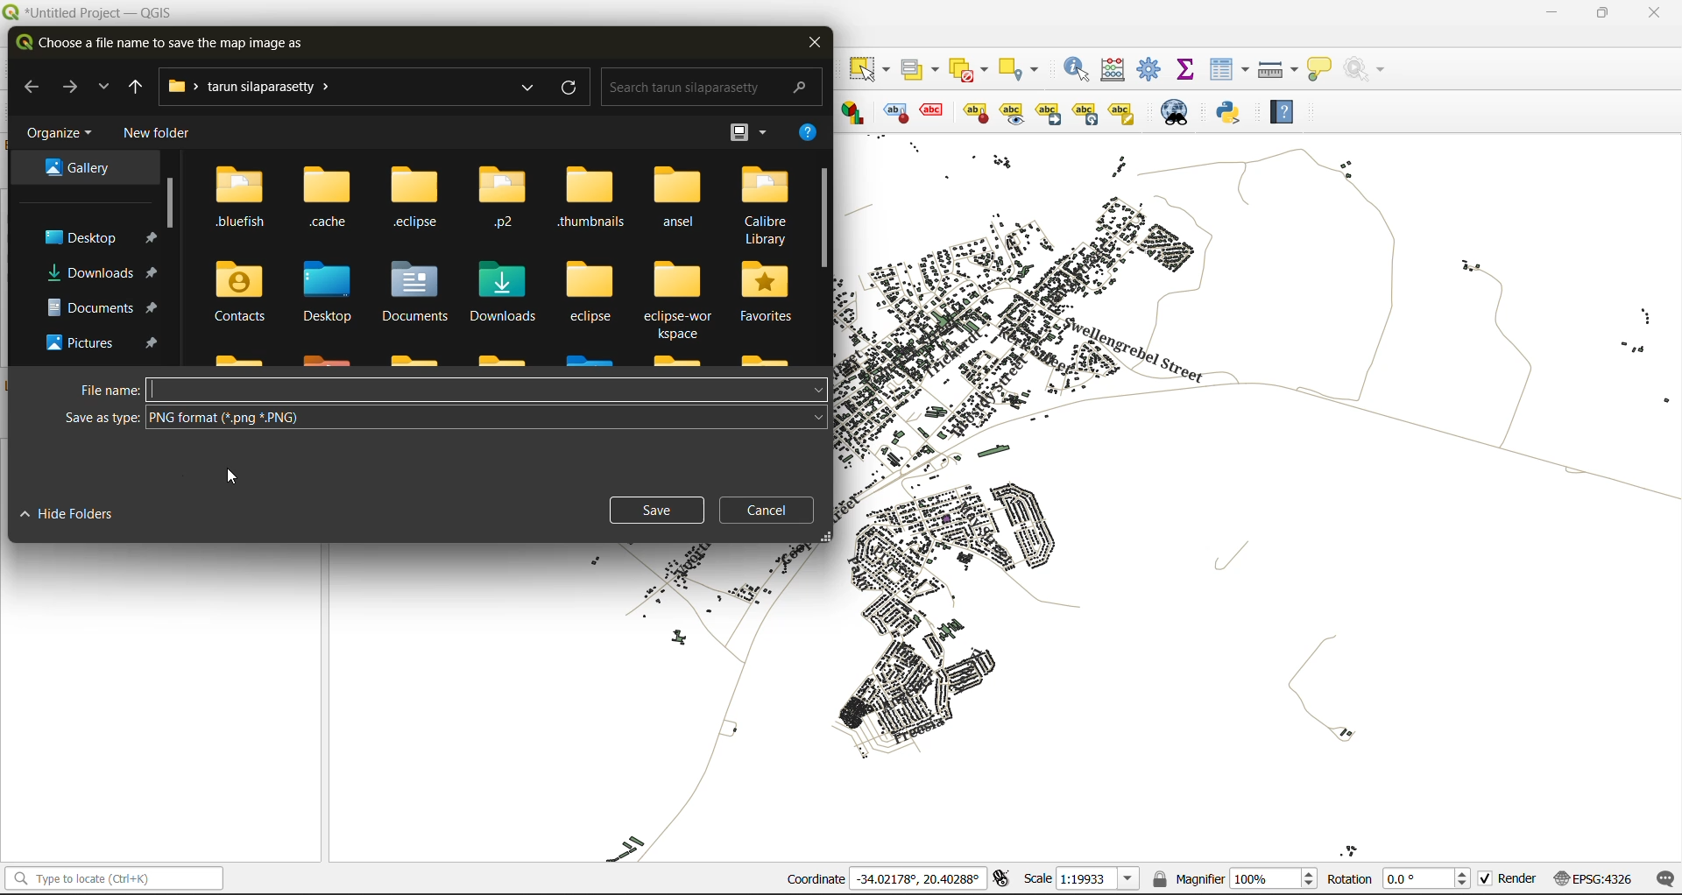 The image size is (1682, 895). I want to click on log messages, so click(1662, 876).